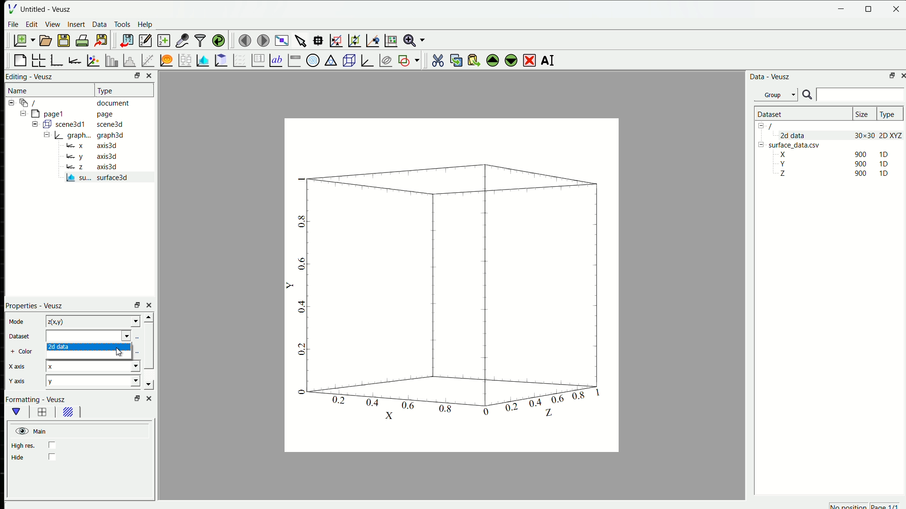  I want to click on open in separate window, so click(137, 398).